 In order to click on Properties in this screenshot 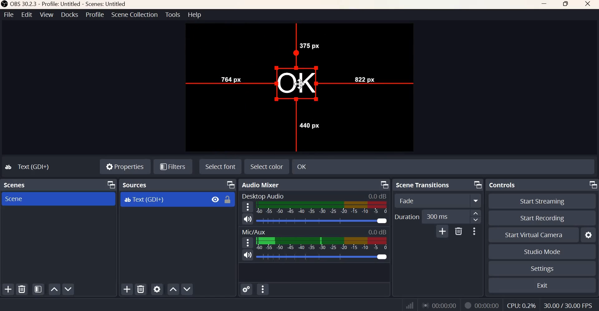, I will do `click(125, 165)`.